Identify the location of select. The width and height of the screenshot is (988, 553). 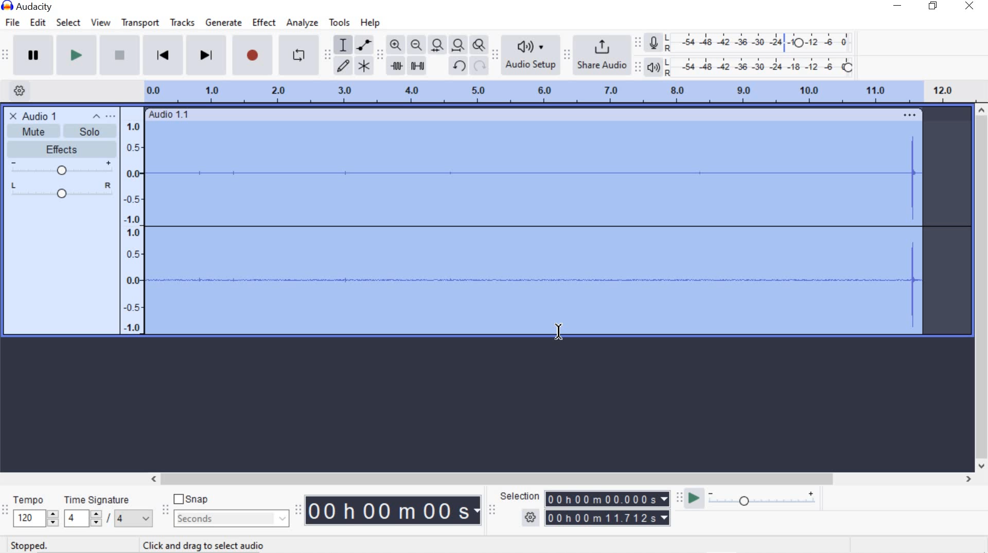
(68, 23).